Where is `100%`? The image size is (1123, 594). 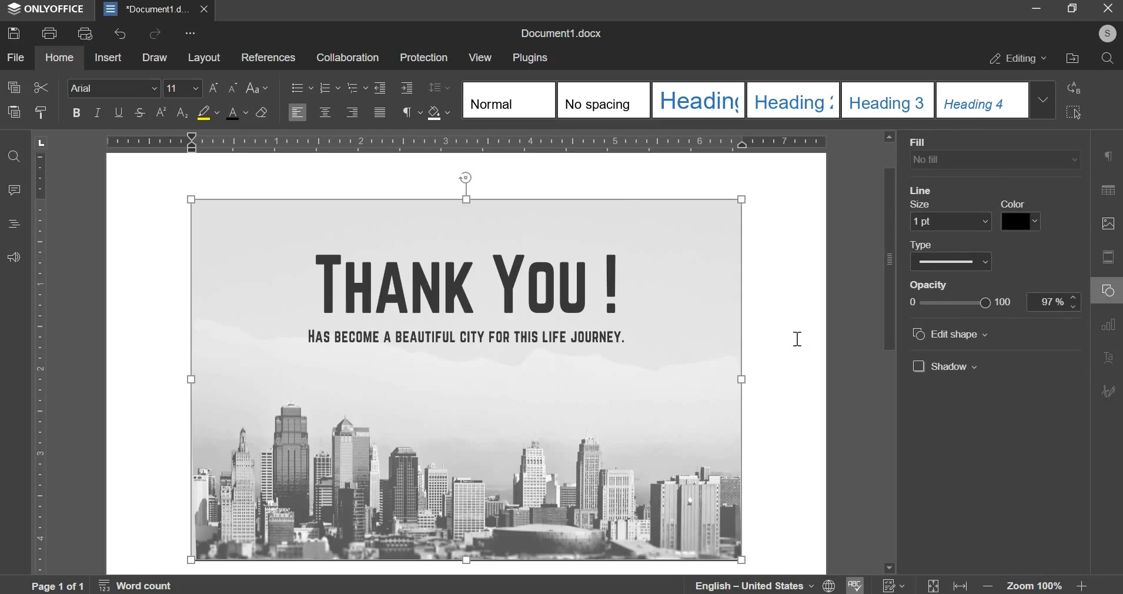 100% is located at coordinates (1051, 301).